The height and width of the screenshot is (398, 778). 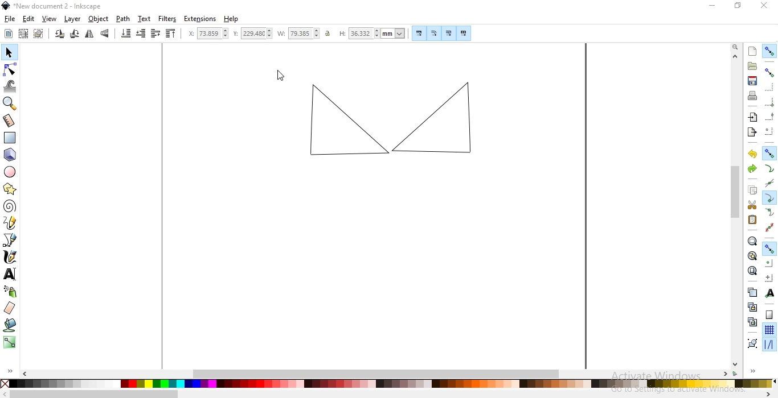 What do you see at coordinates (750, 306) in the screenshot?
I see `create a clone` at bounding box center [750, 306].